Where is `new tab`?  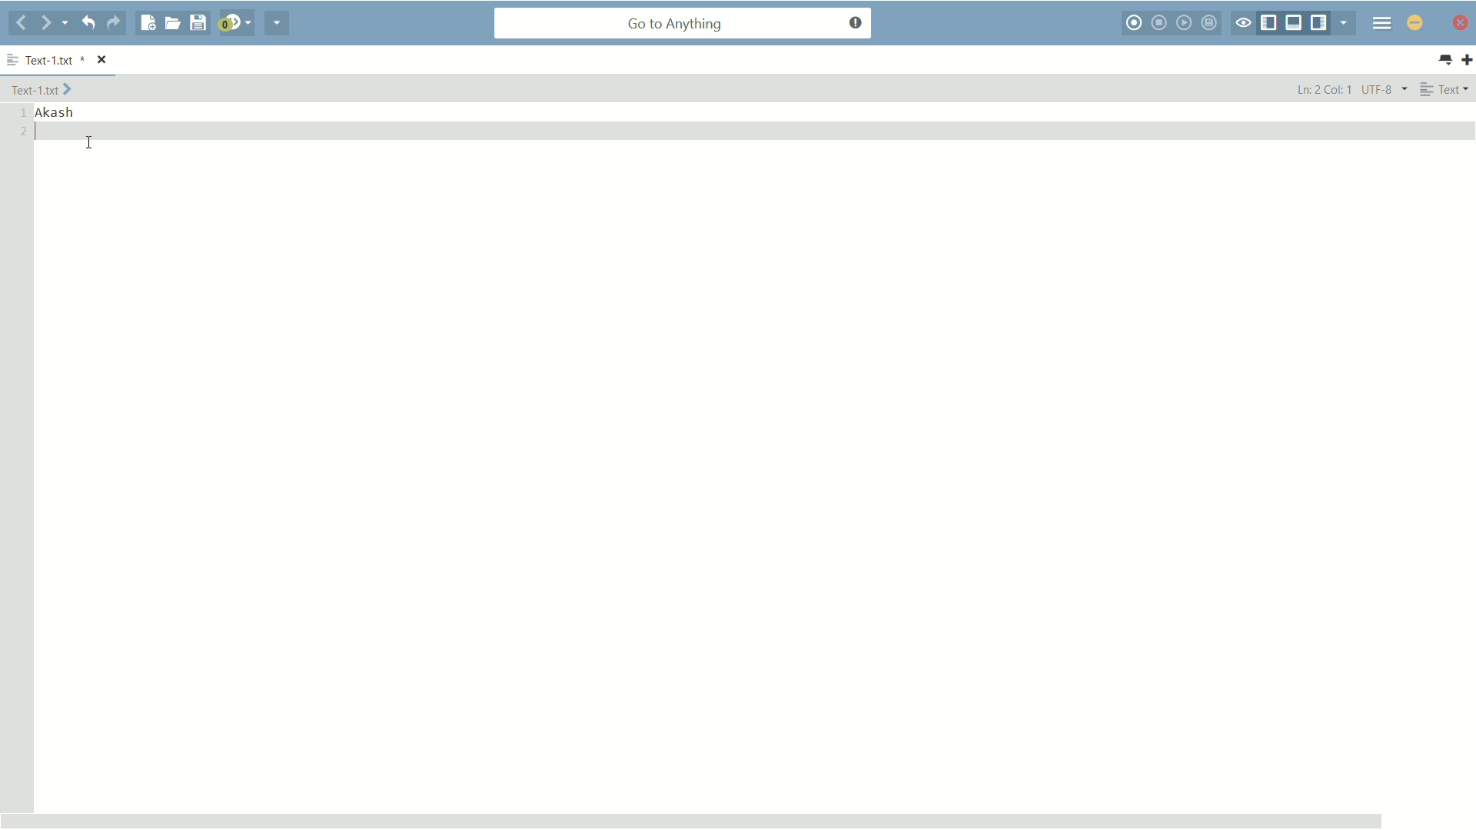 new tab is located at coordinates (1467, 60).